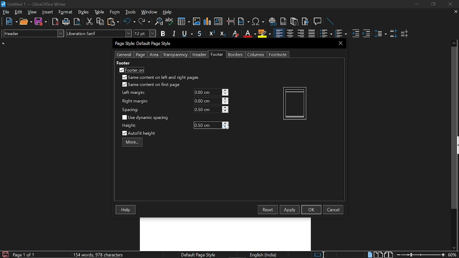 This screenshot has height=258, width=459. What do you see at coordinates (56, 22) in the screenshot?
I see `export as PDF` at bounding box center [56, 22].